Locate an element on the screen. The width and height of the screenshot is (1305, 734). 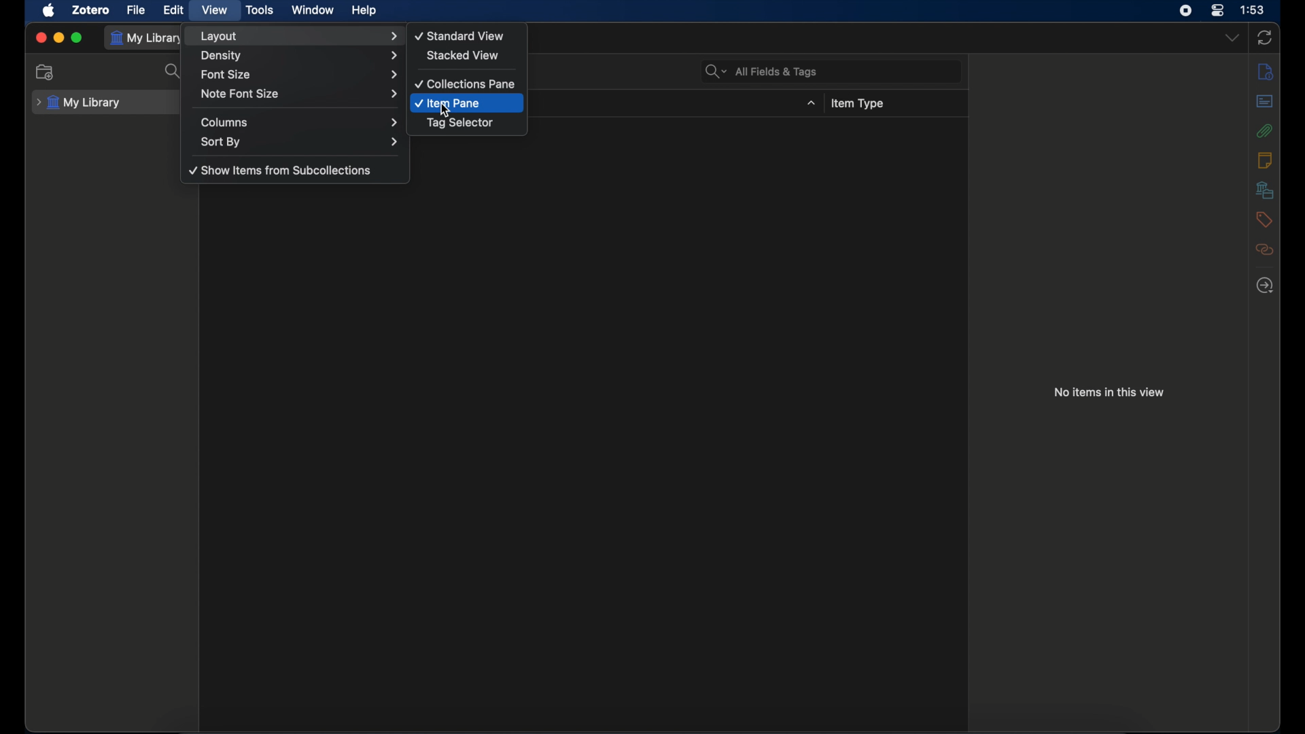
my library is located at coordinates (147, 39).